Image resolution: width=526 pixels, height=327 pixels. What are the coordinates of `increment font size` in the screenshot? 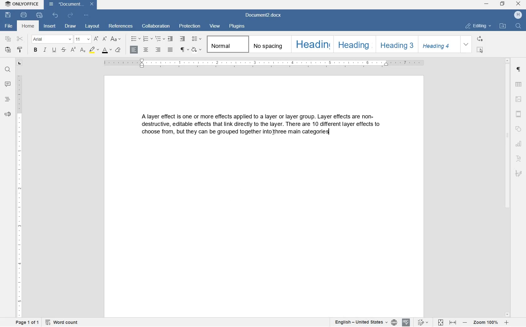 It's located at (96, 39).